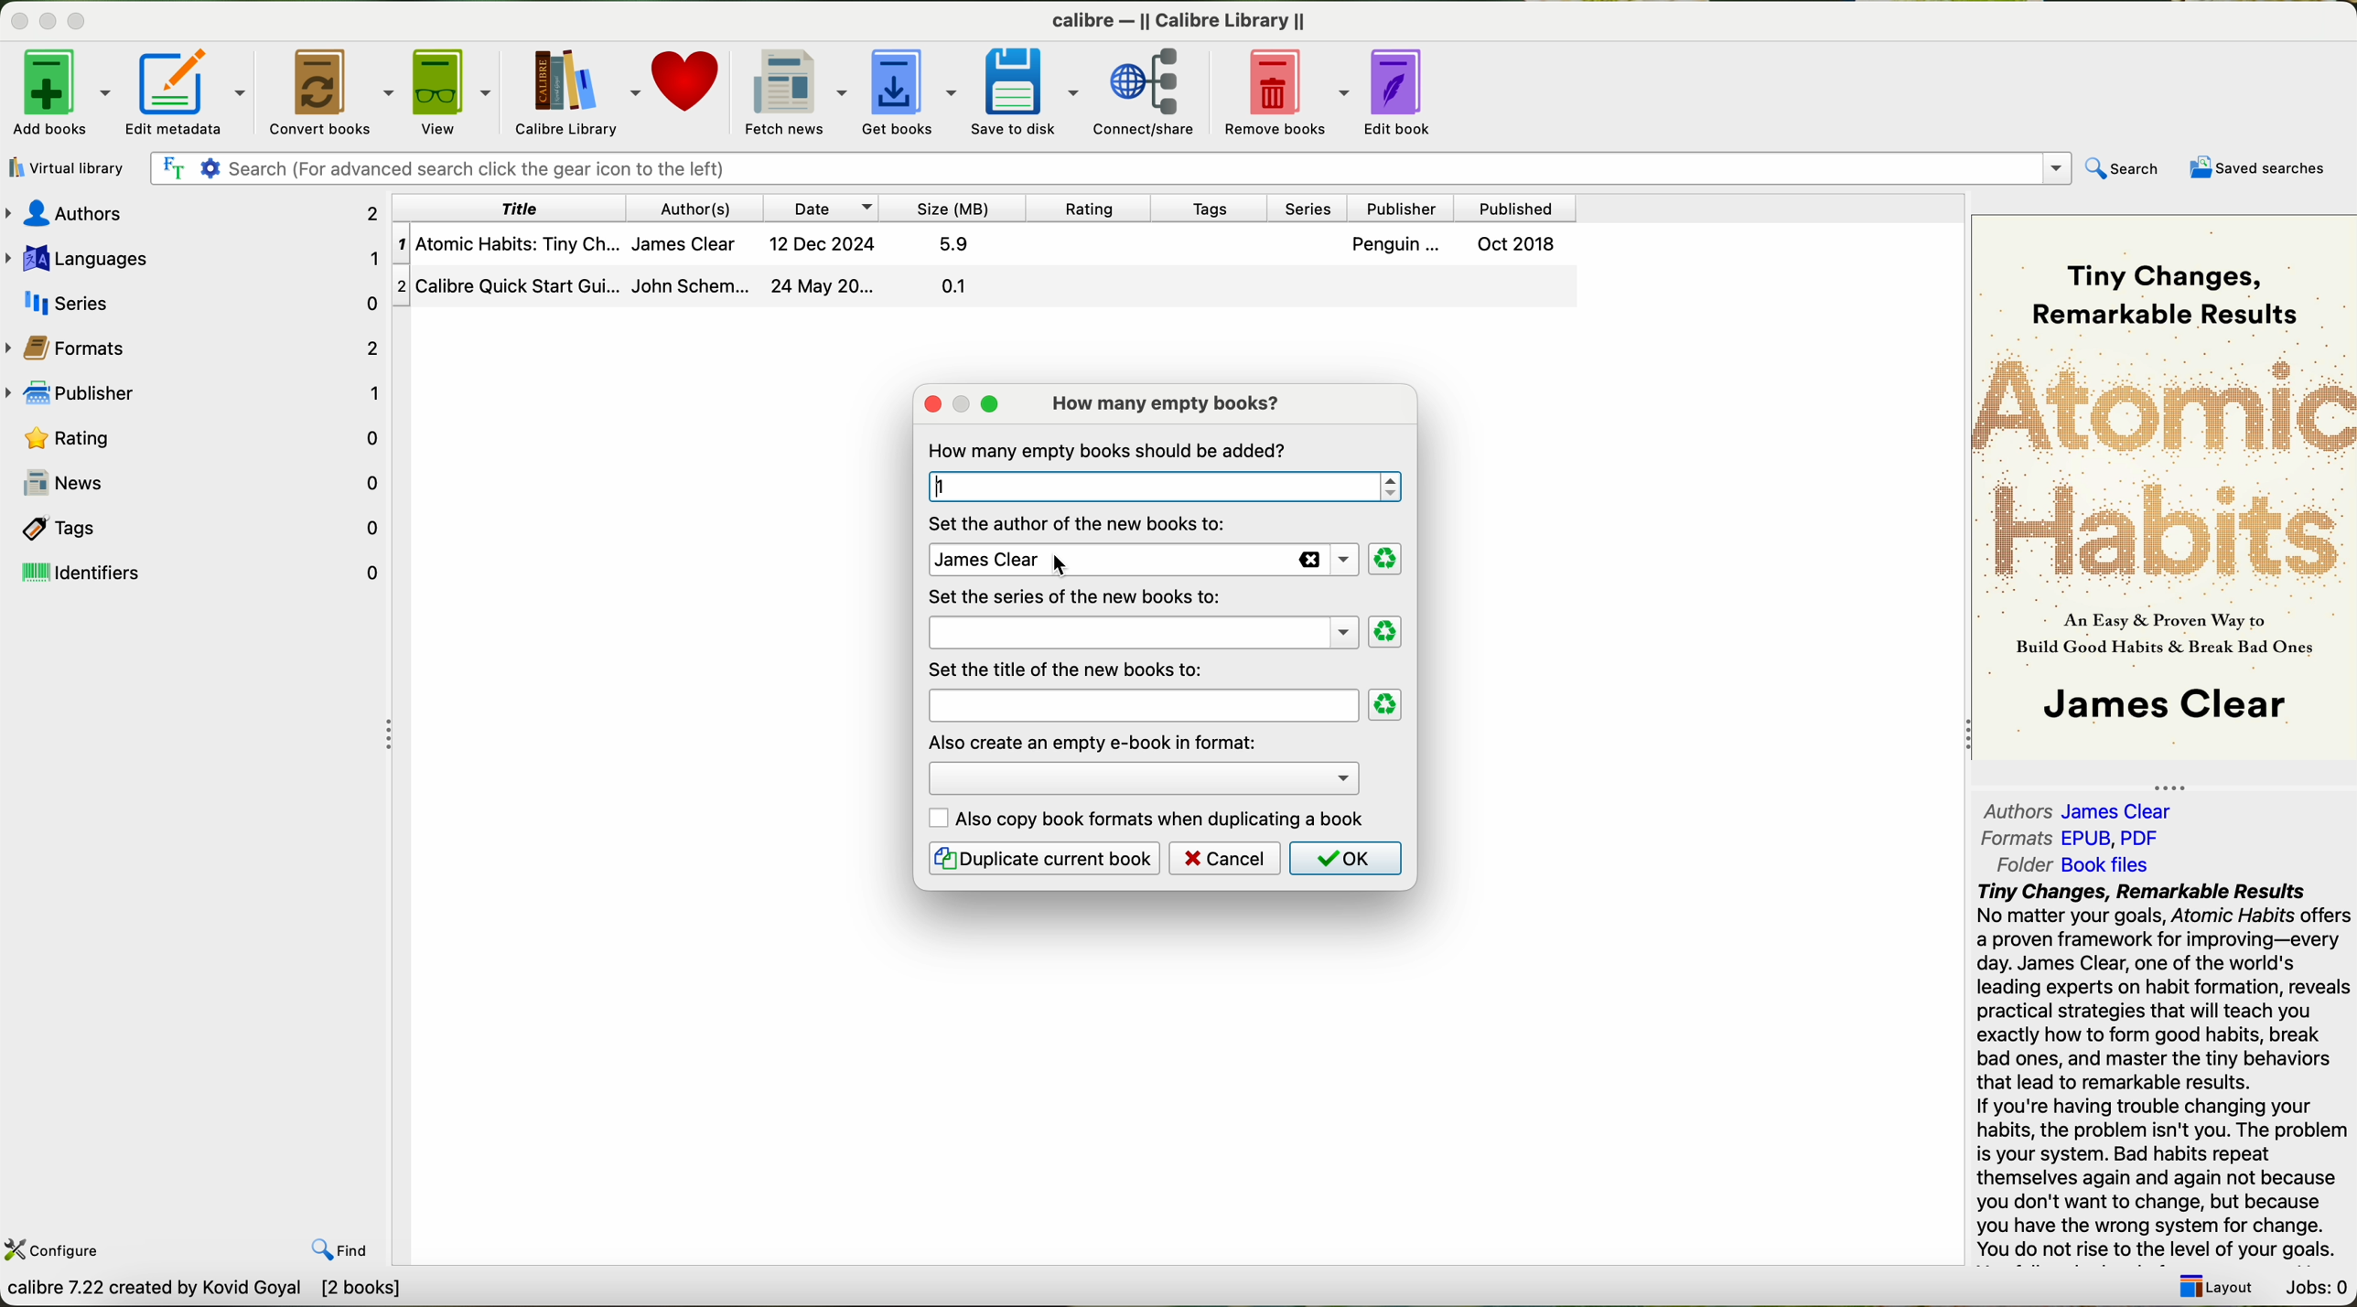  What do you see at coordinates (2313, 1290) in the screenshot?
I see `Jobs: 0` at bounding box center [2313, 1290].